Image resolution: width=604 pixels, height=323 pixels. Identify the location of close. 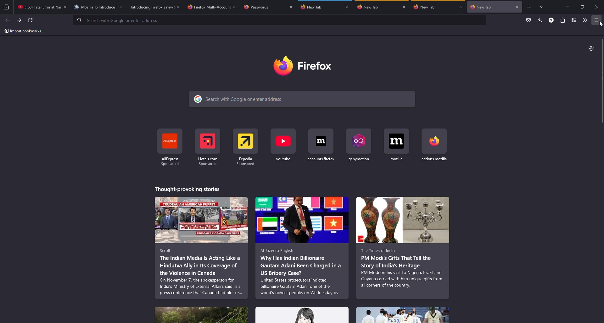
(517, 7).